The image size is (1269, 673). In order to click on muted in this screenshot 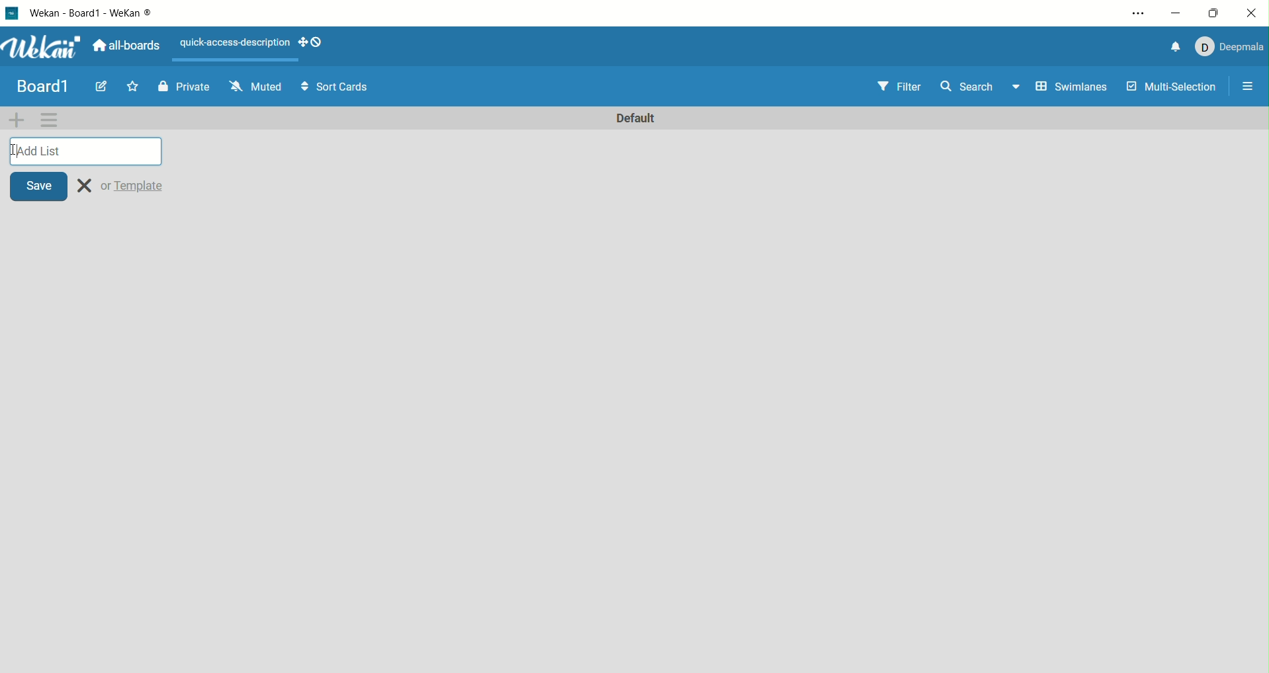, I will do `click(256, 85)`.